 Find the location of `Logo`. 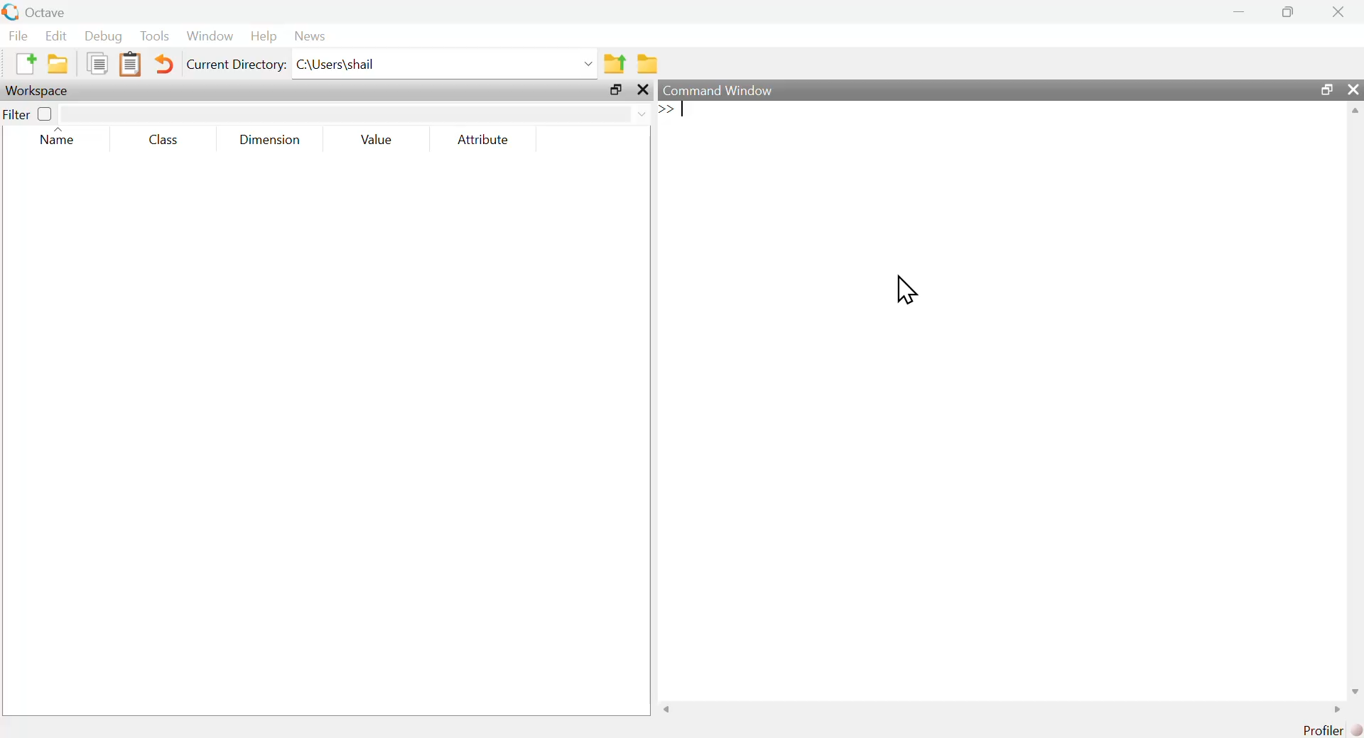

Logo is located at coordinates (10, 12).